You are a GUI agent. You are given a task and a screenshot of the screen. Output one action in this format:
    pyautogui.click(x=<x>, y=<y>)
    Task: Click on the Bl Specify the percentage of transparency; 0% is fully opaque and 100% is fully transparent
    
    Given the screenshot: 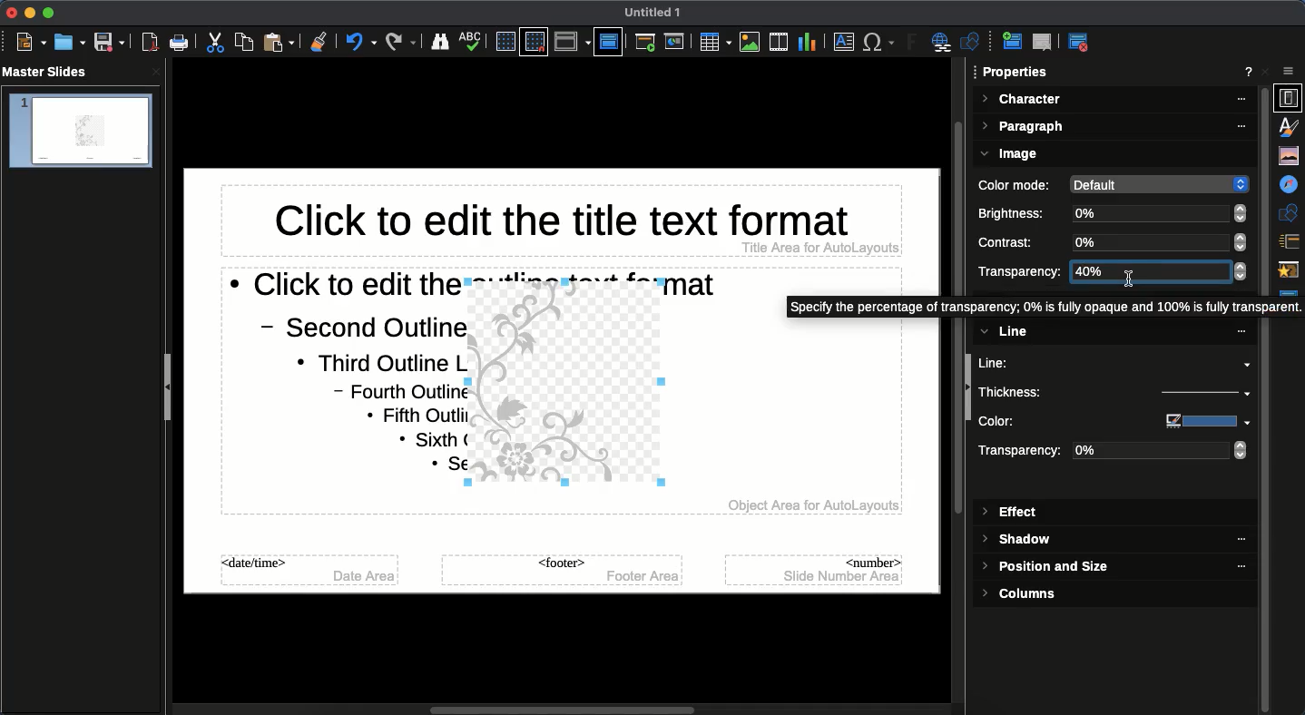 What is the action you would take?
    pyautogui.click(x=1028, y=307)
    